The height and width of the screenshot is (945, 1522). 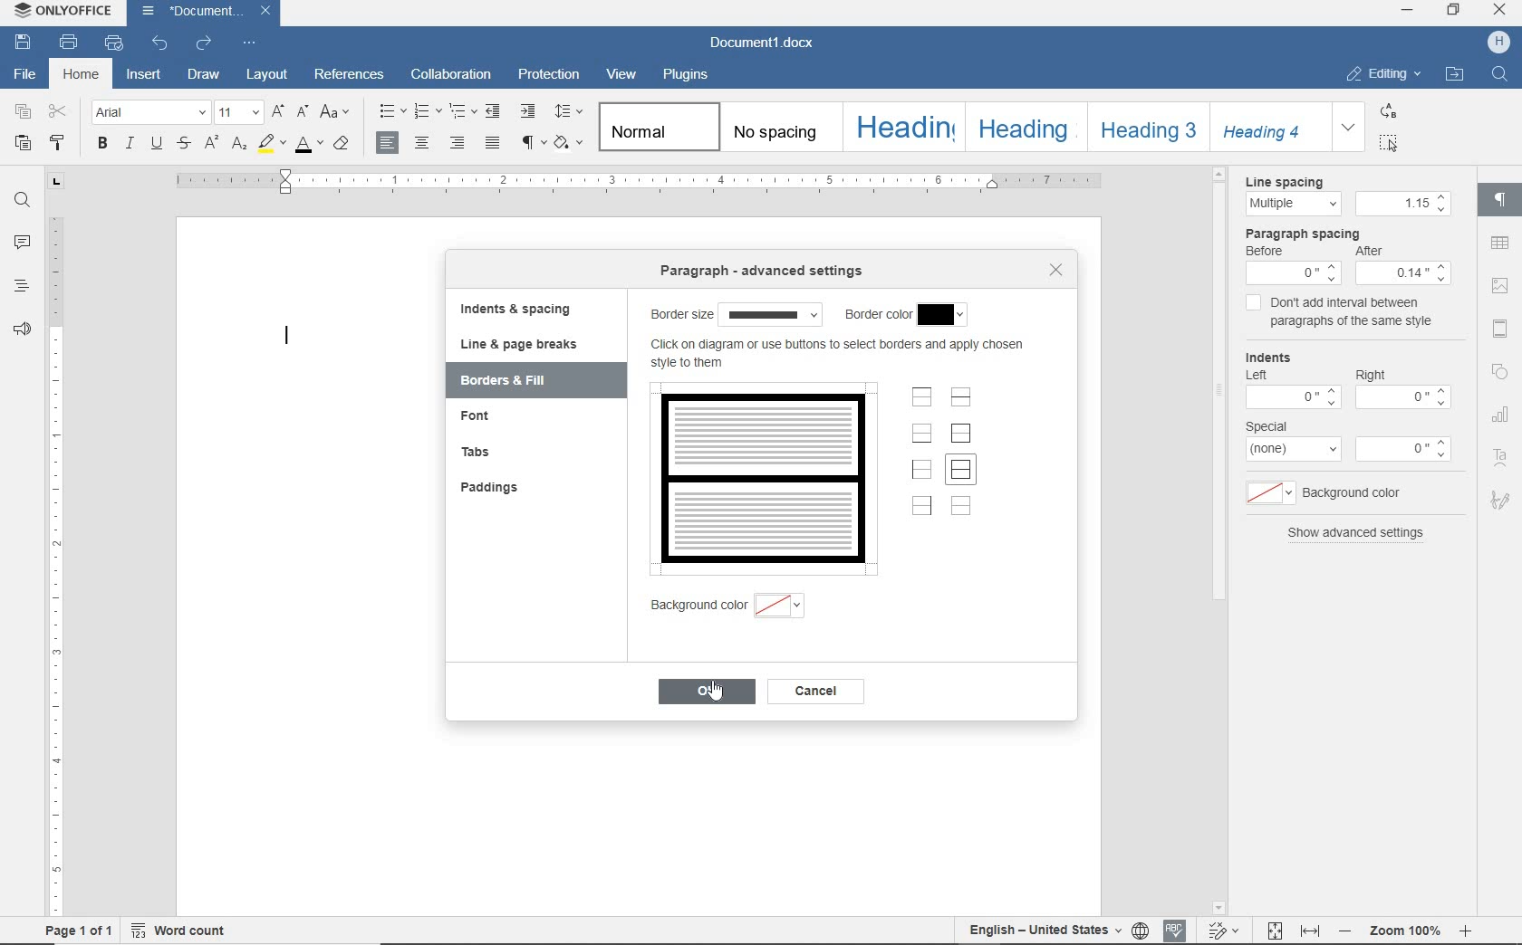 I want to click on Outer border and all inner line document preview, so click(x=760, y=473).